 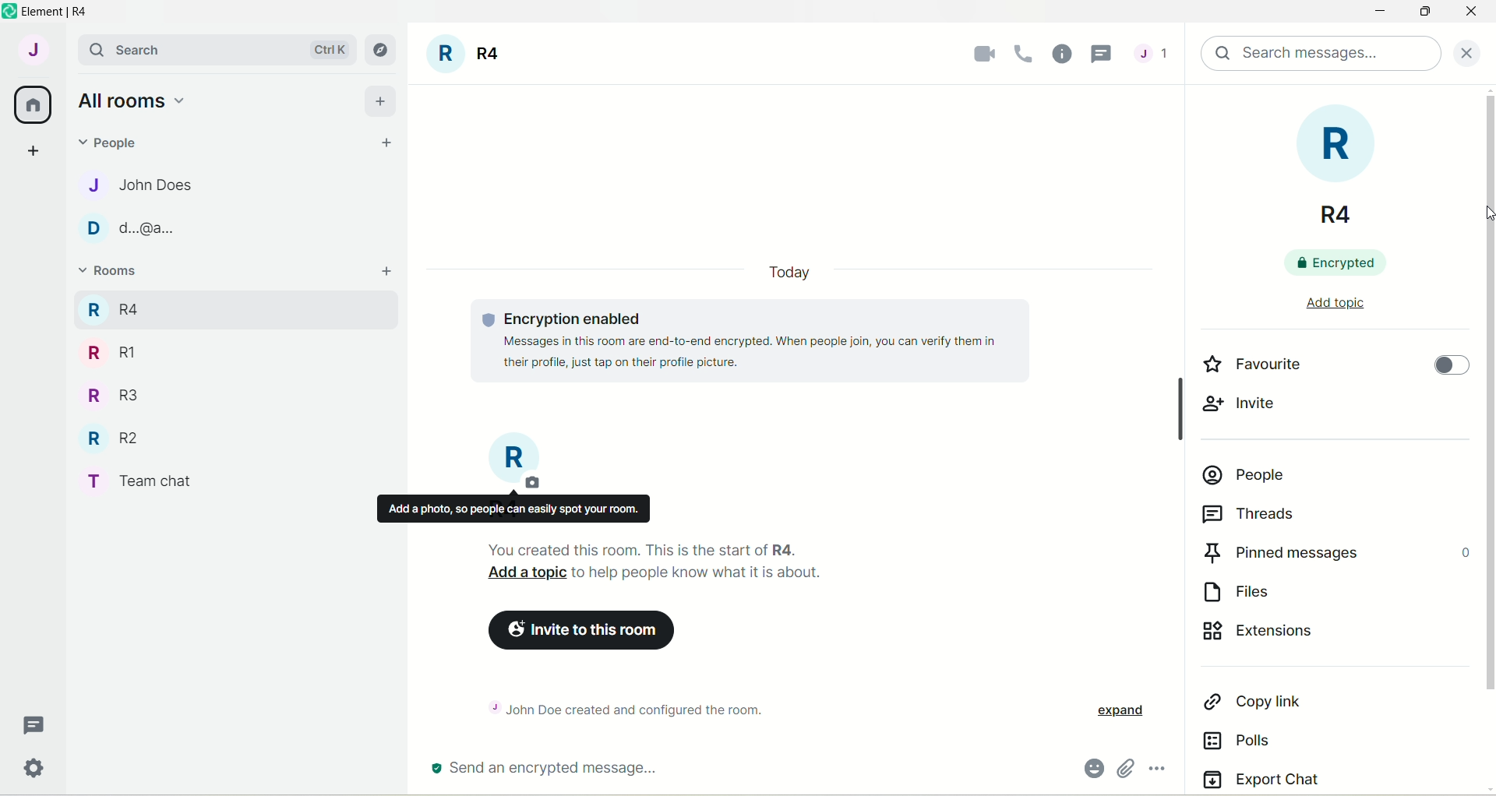 I want to click on copy link, so click(x=1260, y=699).